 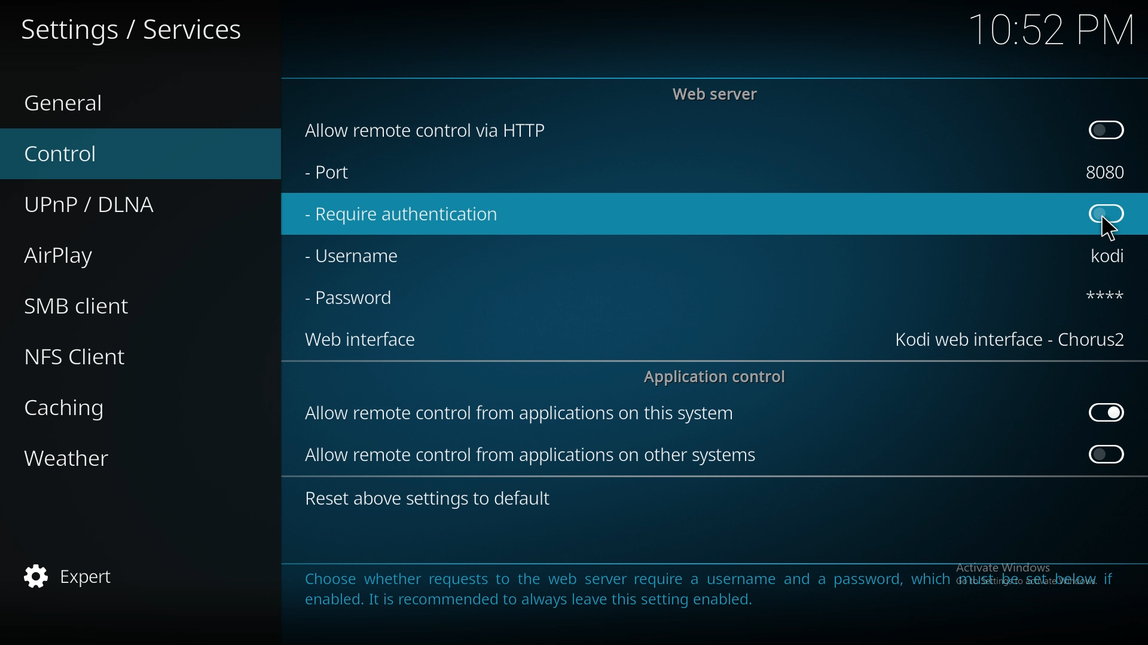 I want to click on require authentication, so click(x=403, y=215).